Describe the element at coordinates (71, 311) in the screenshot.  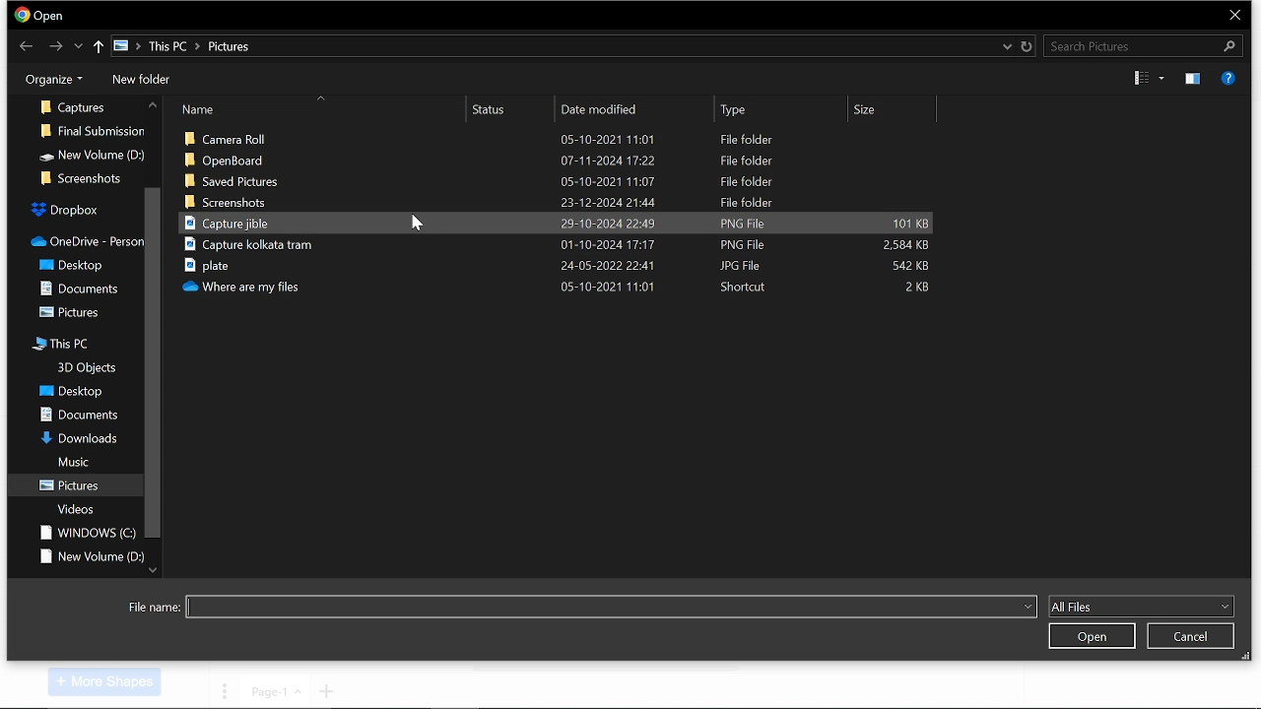
I see `folders` at that location.